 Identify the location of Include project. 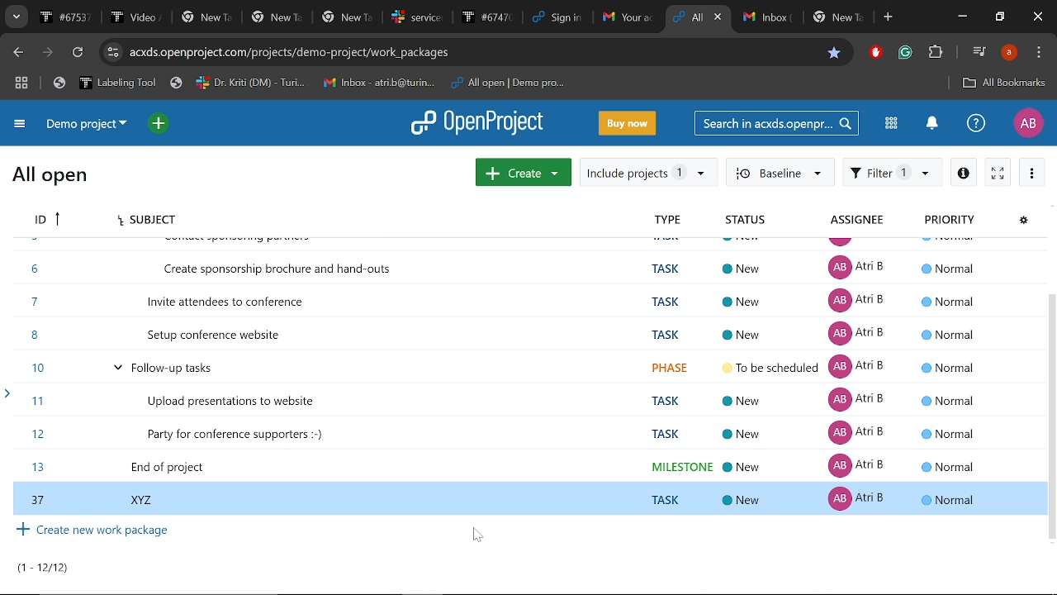
(647, 172).